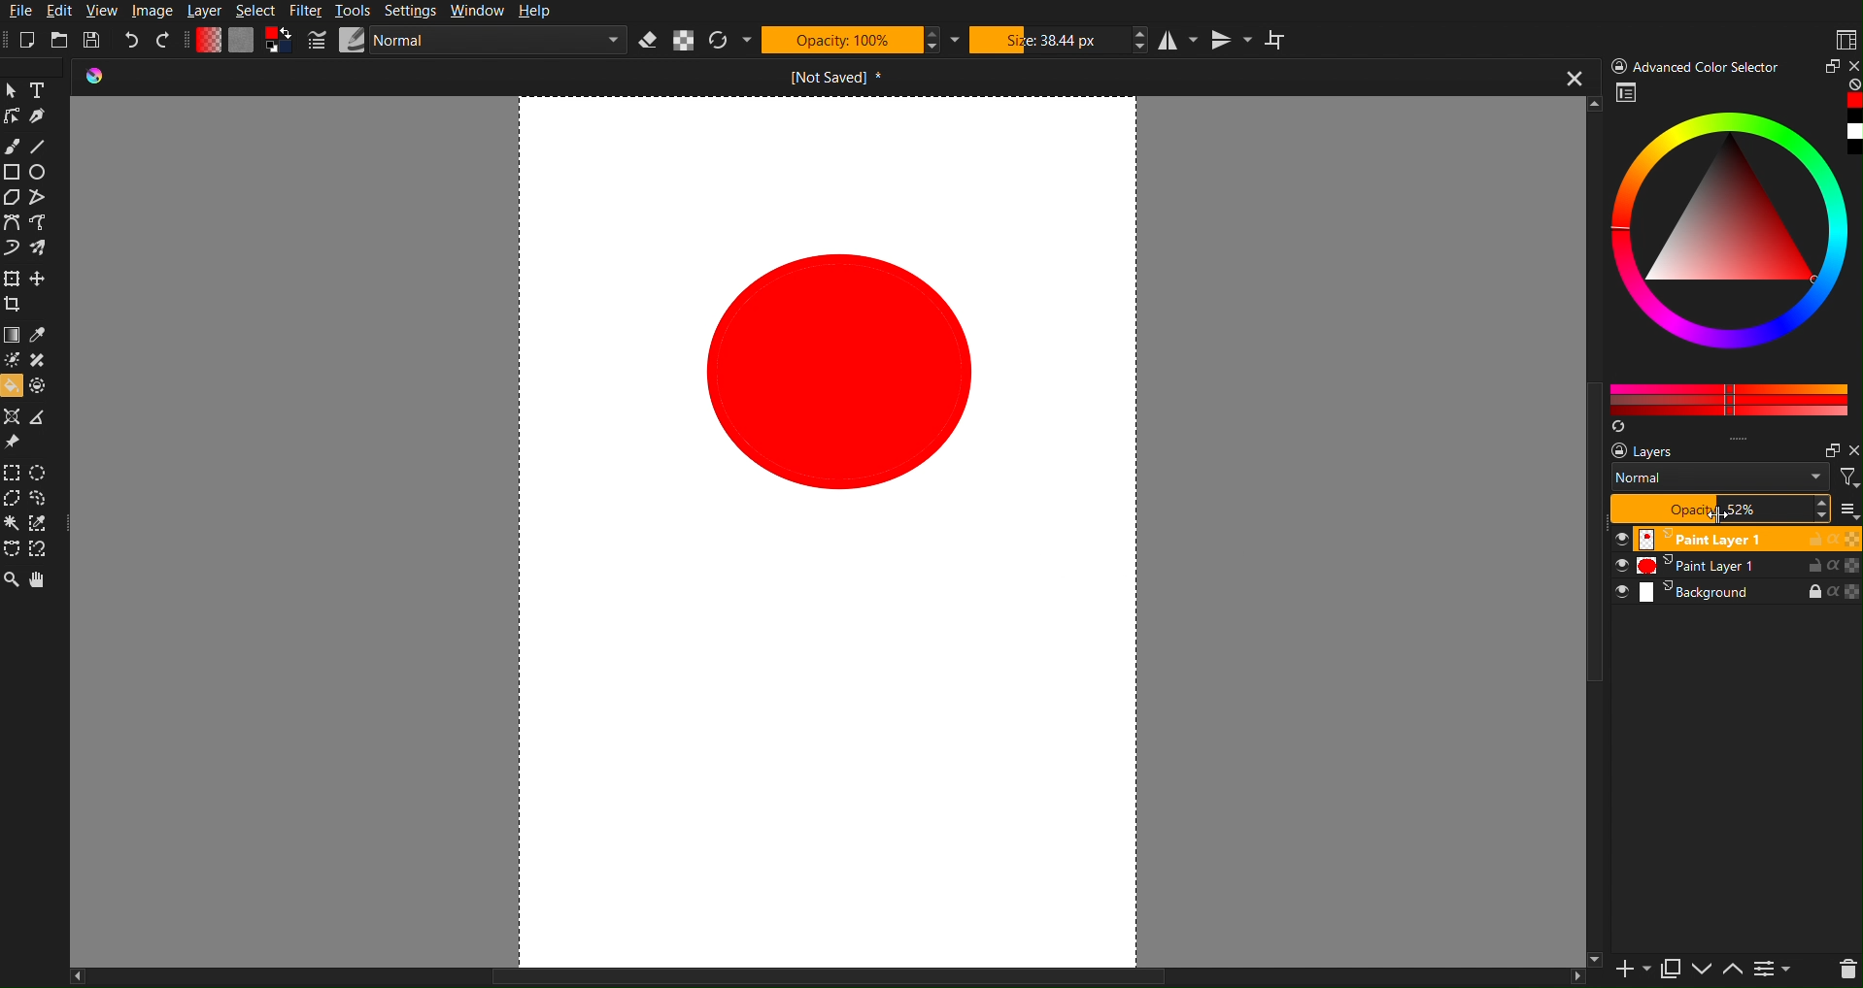 This screenshot has width=1863, height=988. What do you see at coordinates (1642, 449) in the screenshot?
I see `layers` at bounding box center [1642, 449].